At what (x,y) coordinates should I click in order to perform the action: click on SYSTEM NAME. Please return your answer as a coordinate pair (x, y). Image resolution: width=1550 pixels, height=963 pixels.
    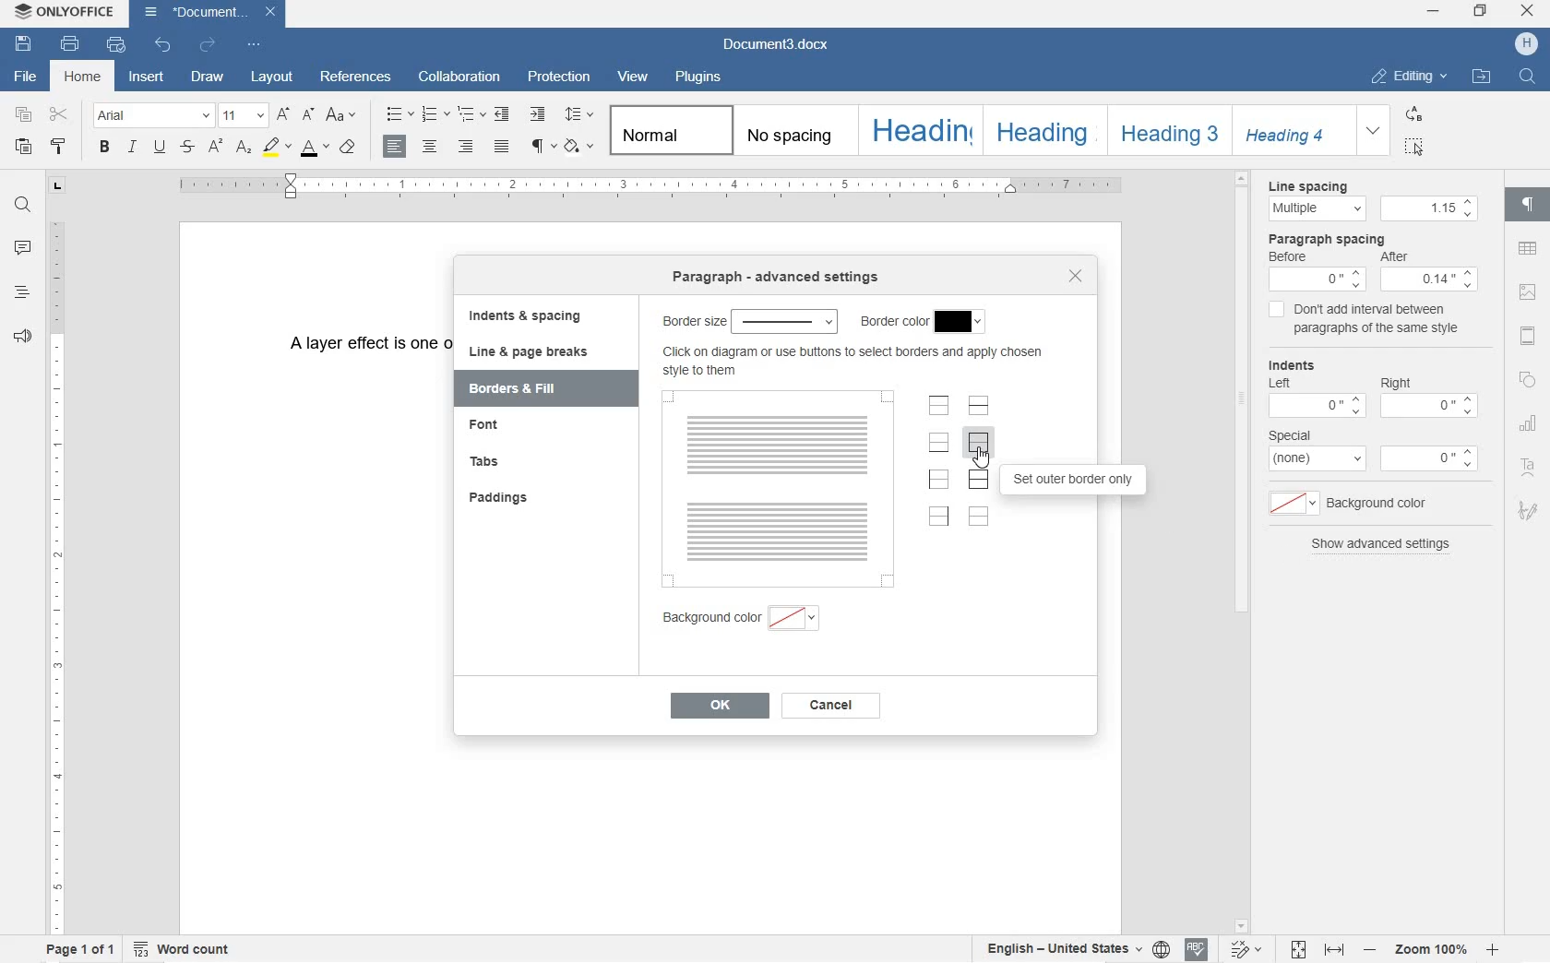
    Looking at the image, I should click on (65, 13).